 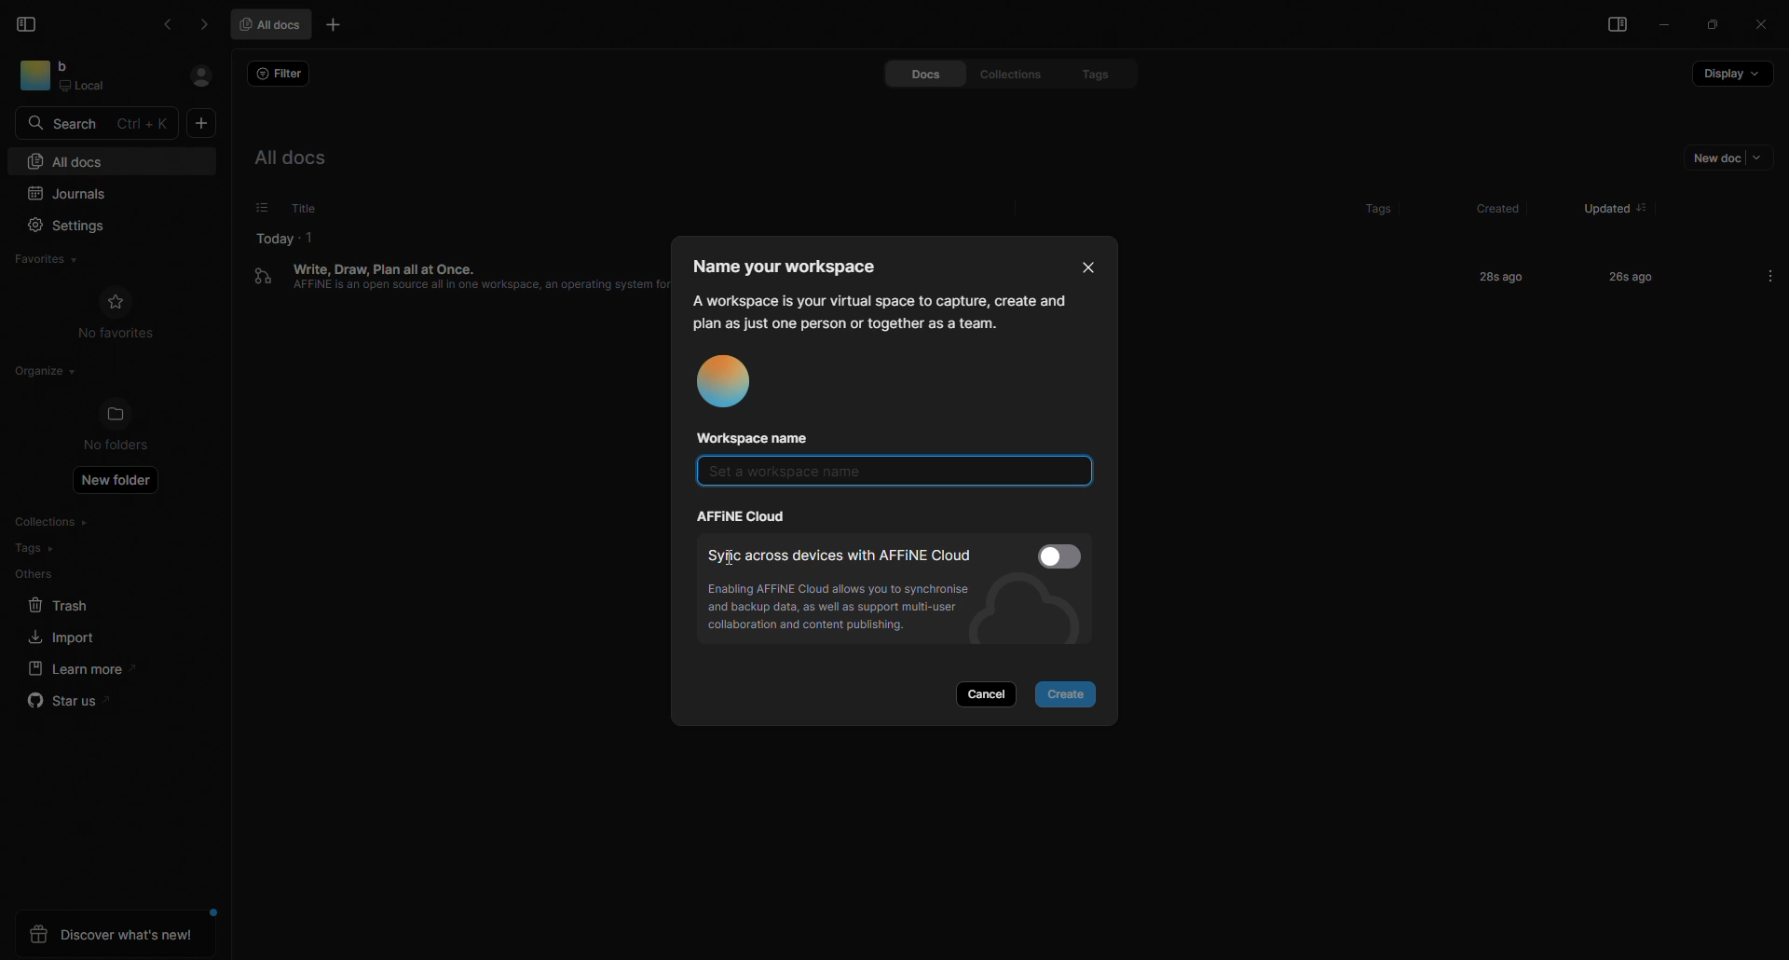 What do you see at coordinates (301, 207) in the screenshot?
I see `title` at bounding box center [301, 207].